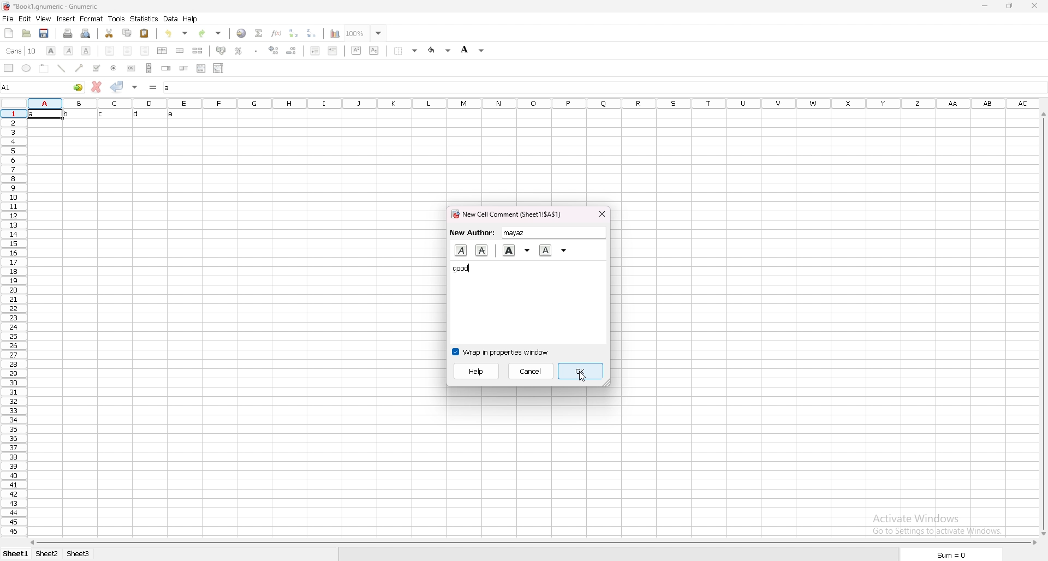  I want to click on open, so click(27, 33).